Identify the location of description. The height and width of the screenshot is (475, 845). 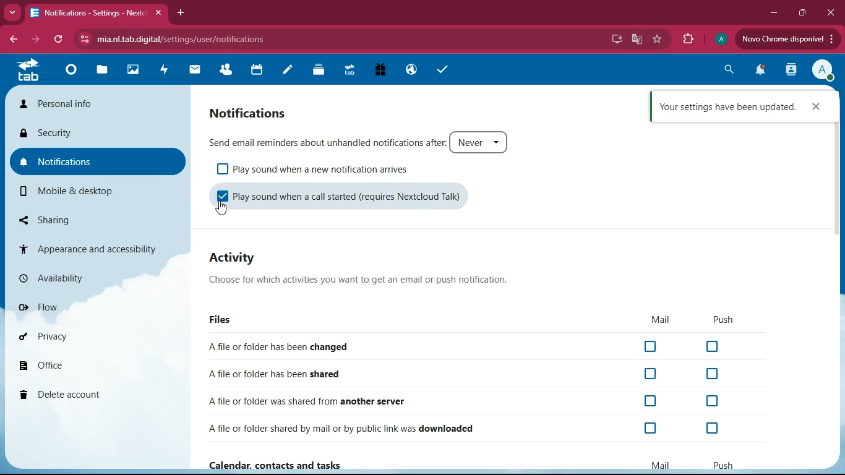
(359, 281).